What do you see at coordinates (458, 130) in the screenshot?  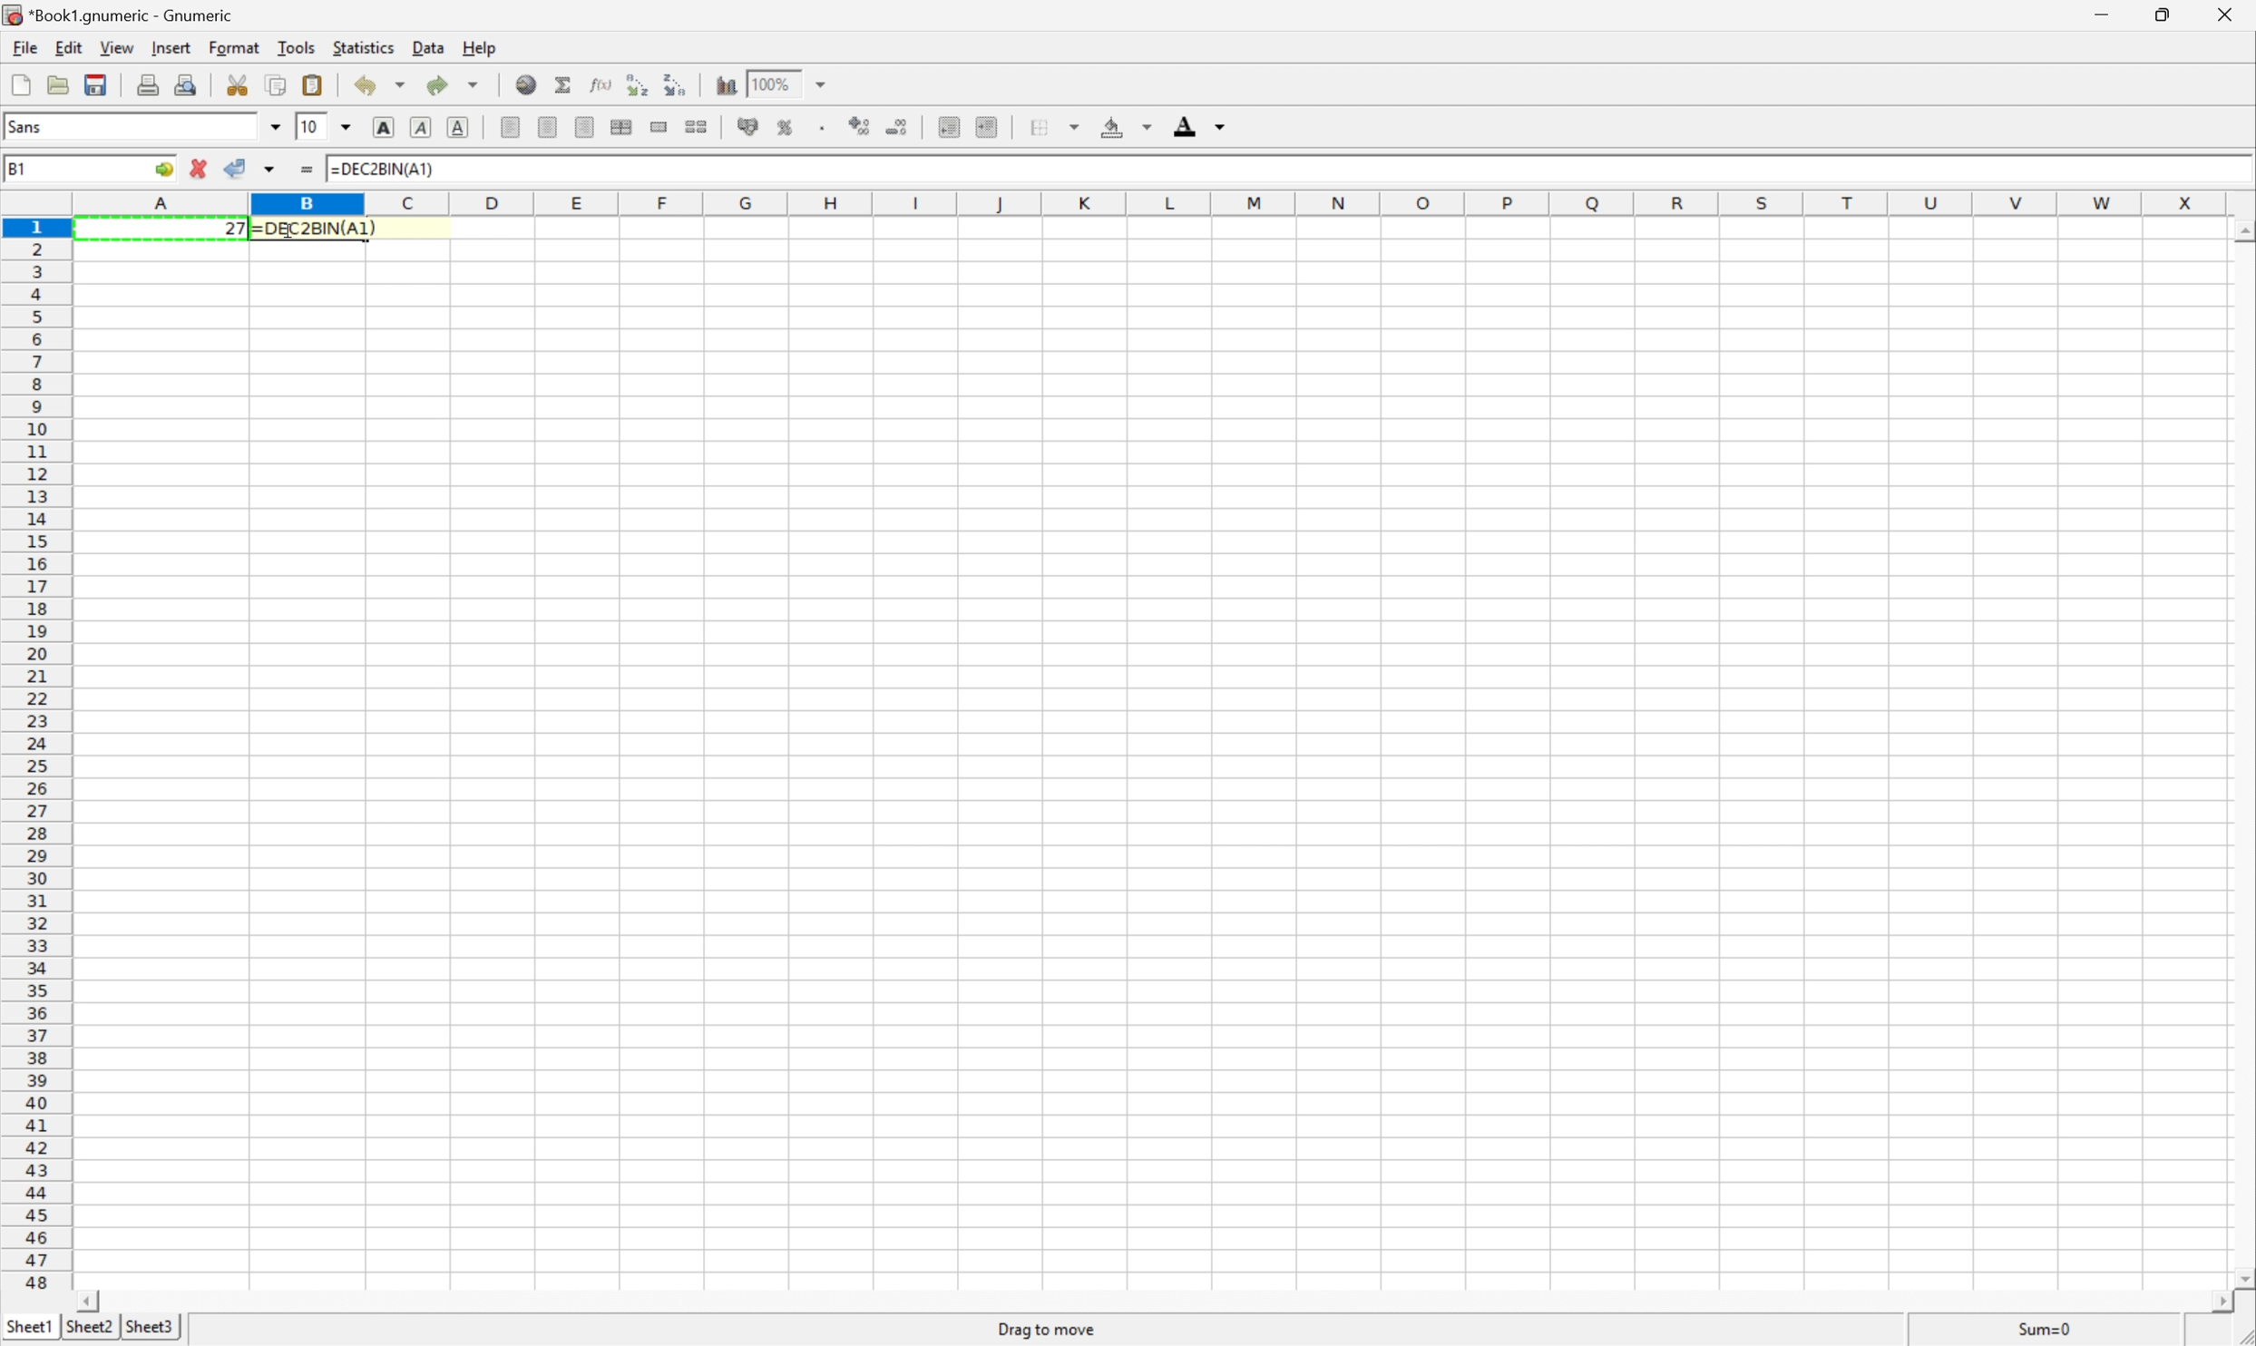 I see `Underline` at bounding box center [458, 130].